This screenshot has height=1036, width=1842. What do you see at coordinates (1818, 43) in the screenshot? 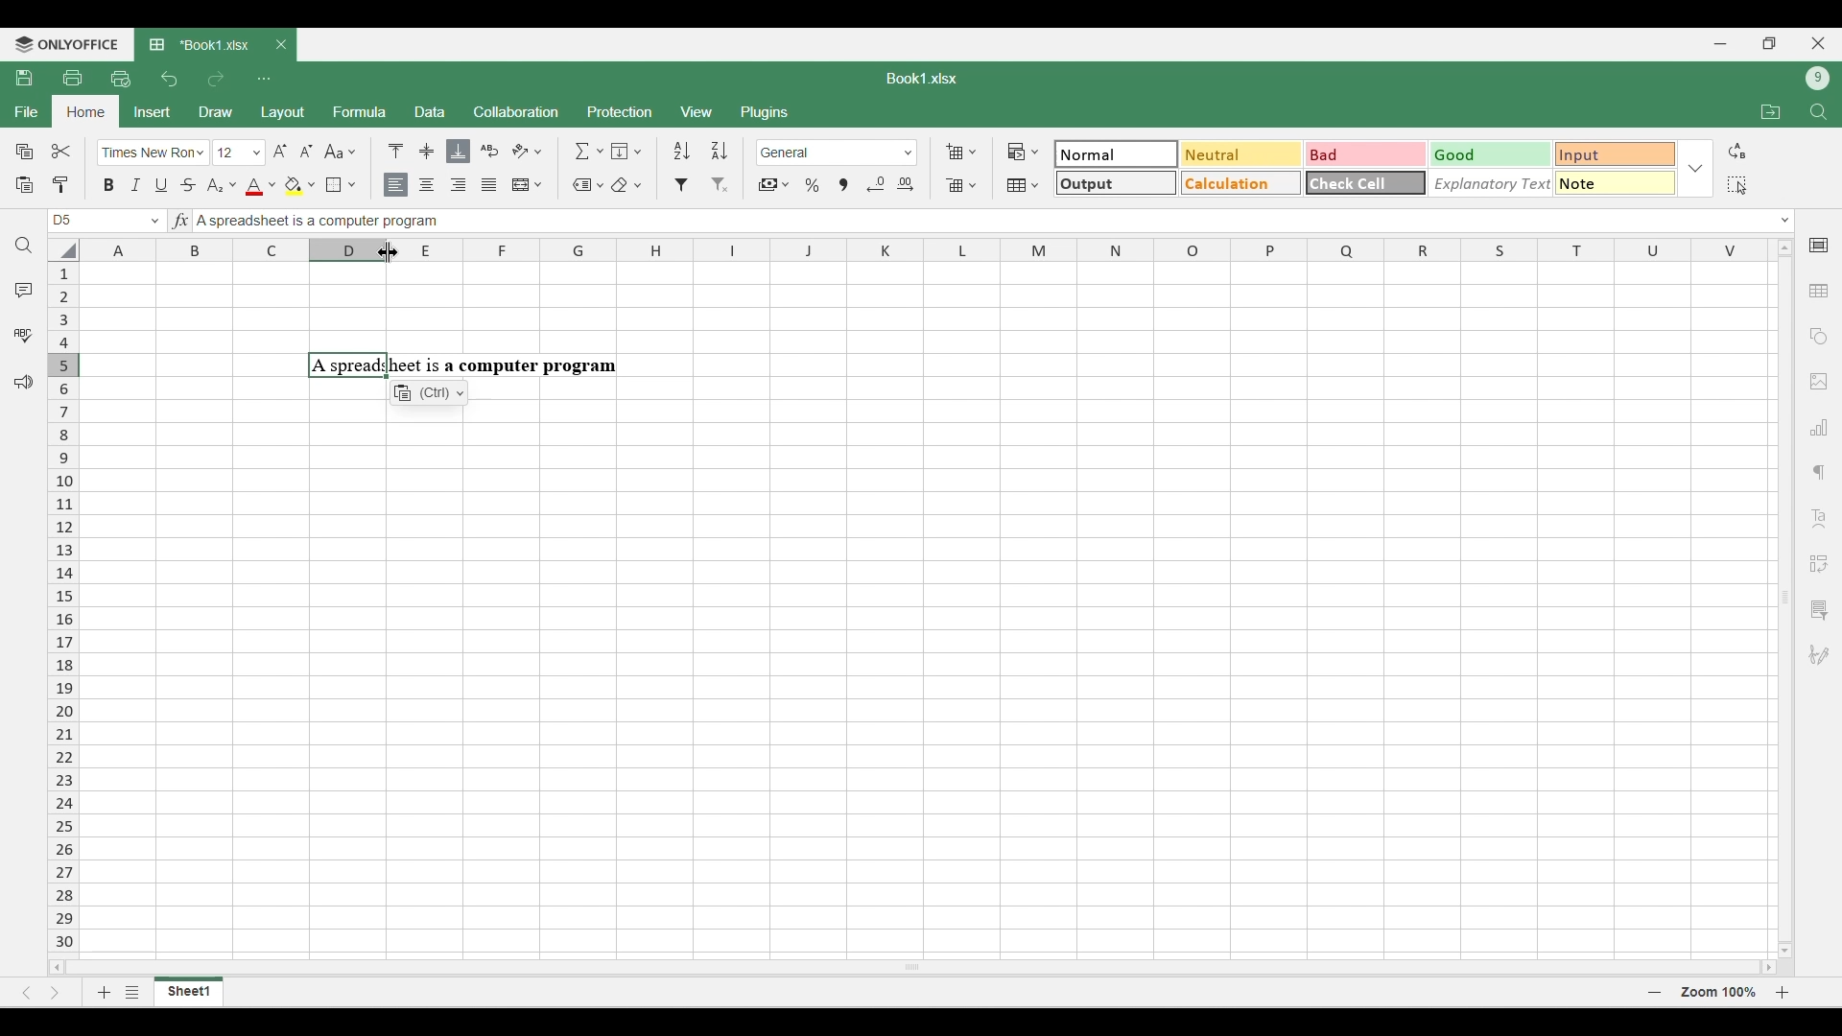
I see `Close interface` at bounding box center [1818, 43].